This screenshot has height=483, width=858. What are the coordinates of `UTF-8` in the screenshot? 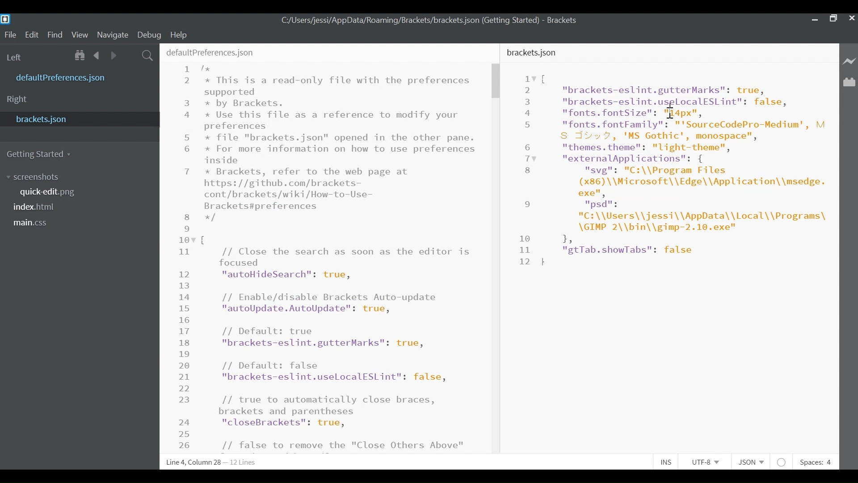 It's located at (705, 461).